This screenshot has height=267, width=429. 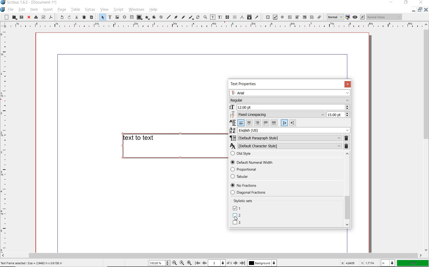 What do you see at coordinates (118, 10) in the screenshot?
I see `script` at bounding box center [118, 10].